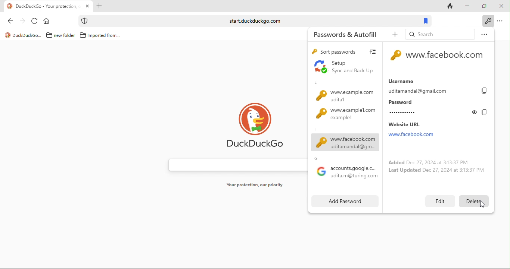 The image size is (510, 269). Describe the element at coordinates (258, 185) in the screenshot. I see `your protection, our priority.` at that location.